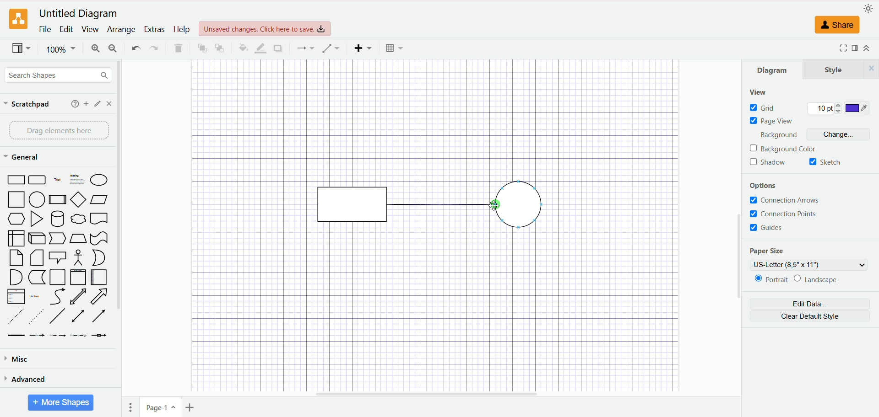 The image size is (879, 417). Describe the element at coordinates (17, 316) in the screenshot. I see `Dashed Line` at that location.